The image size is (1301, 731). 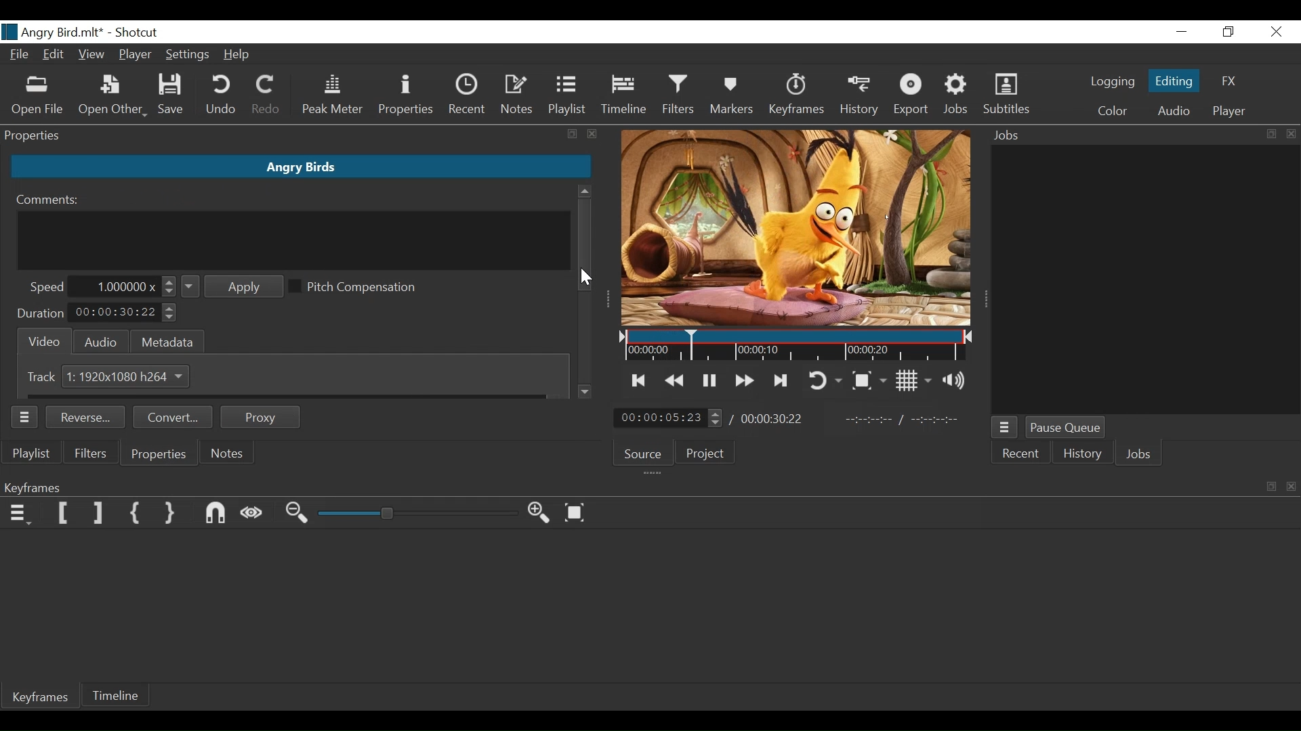 What do you see at coordinates (583, 246) in the screenshot?
I see `Vertical Scroll bar` at bounding box center [583, 246].